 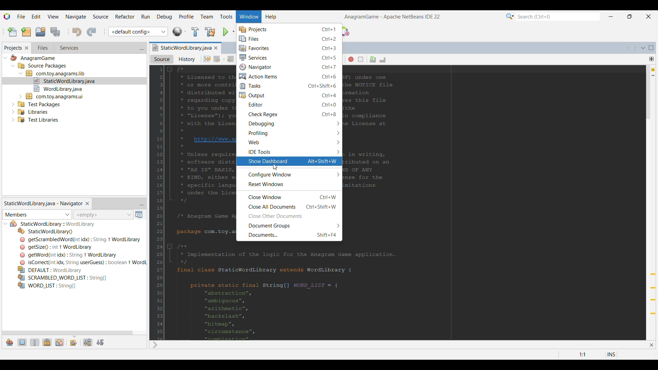 I want to click on Run project options, so click(x=233, y=32).